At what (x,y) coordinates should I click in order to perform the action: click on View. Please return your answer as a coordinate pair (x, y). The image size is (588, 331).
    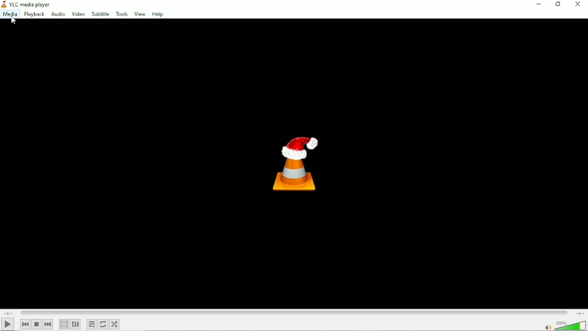
    Looking at the image, I should click on (139, 13).